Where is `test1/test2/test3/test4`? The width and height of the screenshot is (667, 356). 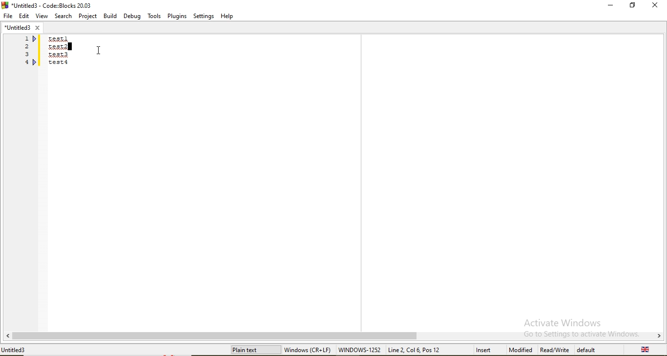
test1/test2/test3/test4 is located at coordinates (59, 52).